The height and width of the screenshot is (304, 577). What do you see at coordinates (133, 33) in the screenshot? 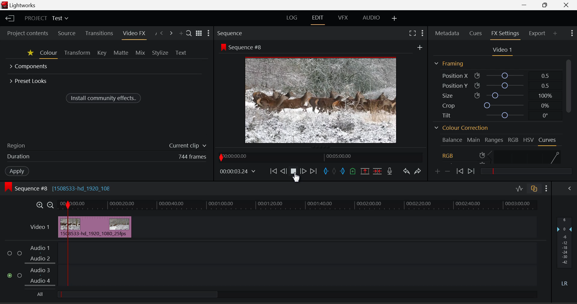
I see `Video FX` at bounding box center [133, 33].